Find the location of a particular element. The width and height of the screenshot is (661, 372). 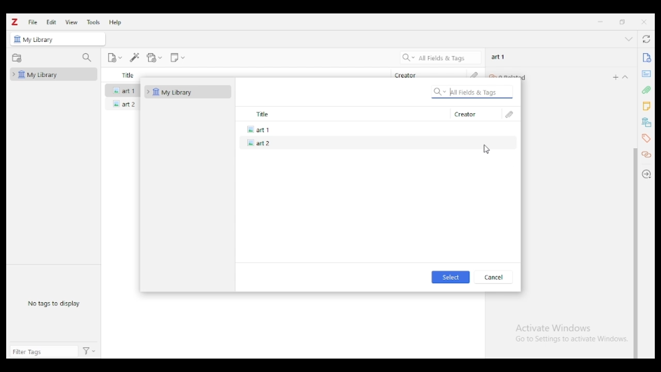

maximize is located at coordinates (623, 22).